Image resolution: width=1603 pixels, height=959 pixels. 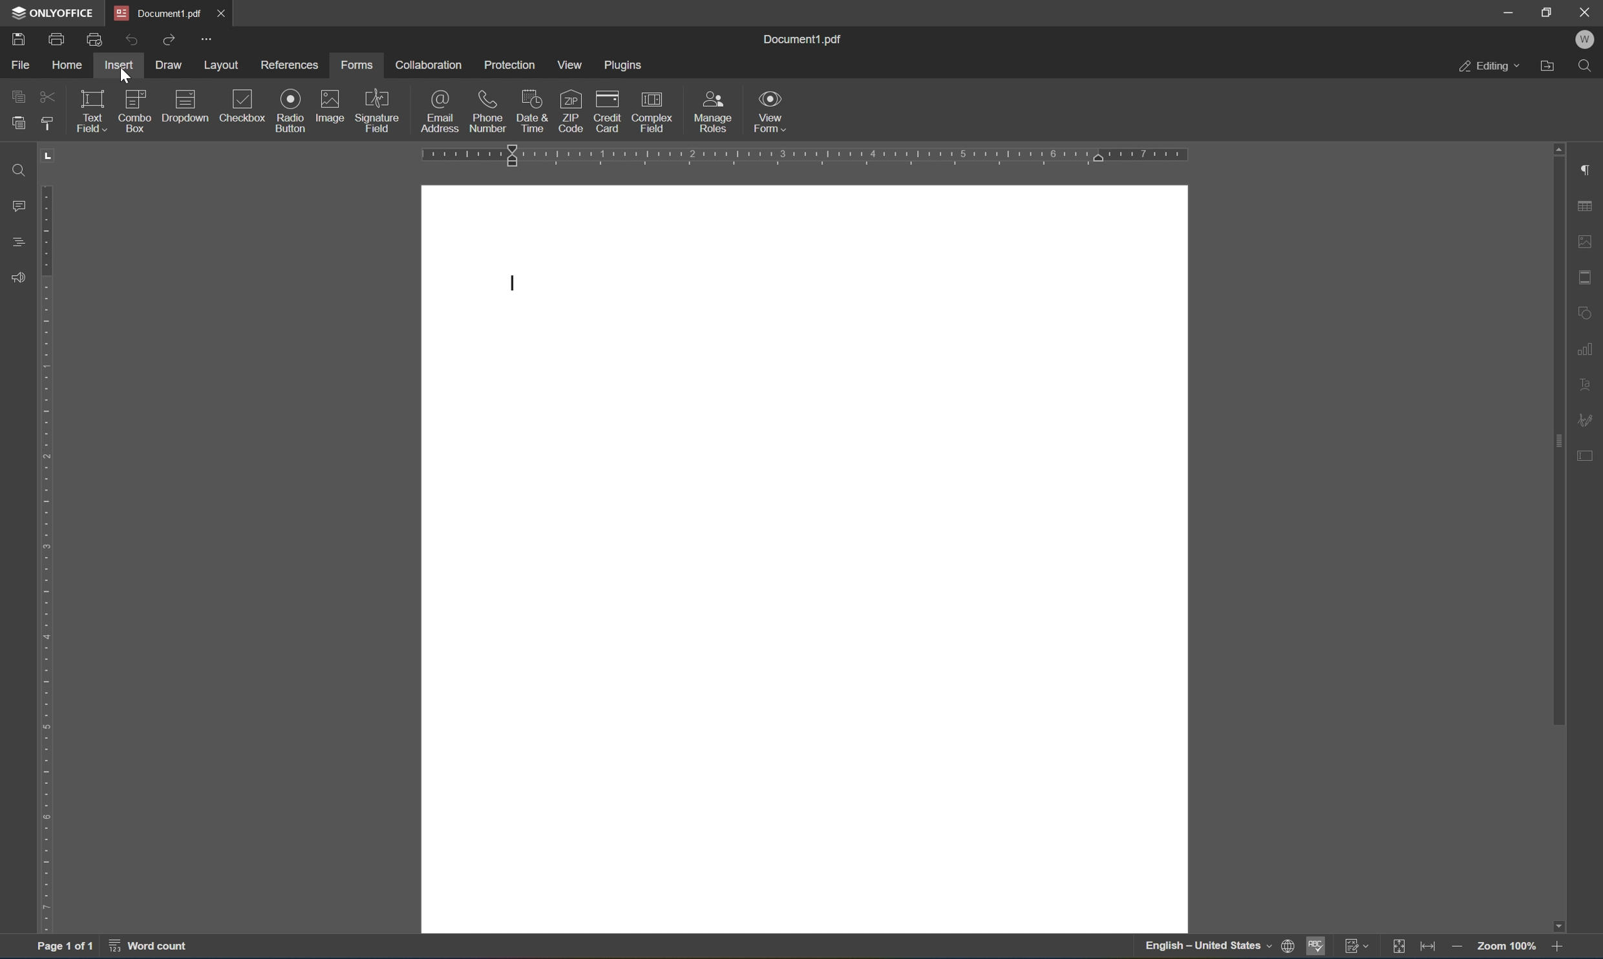 What do you see at coordinates (1589, 171) in the screenshot?
I see `paragraph settings` at bounding box center [1589, 171].